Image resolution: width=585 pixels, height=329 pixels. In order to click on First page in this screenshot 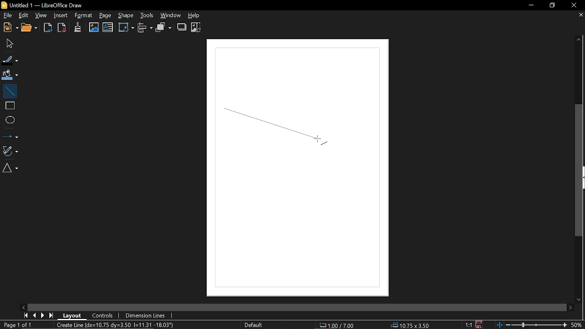, I will do `click(26, 315)`.